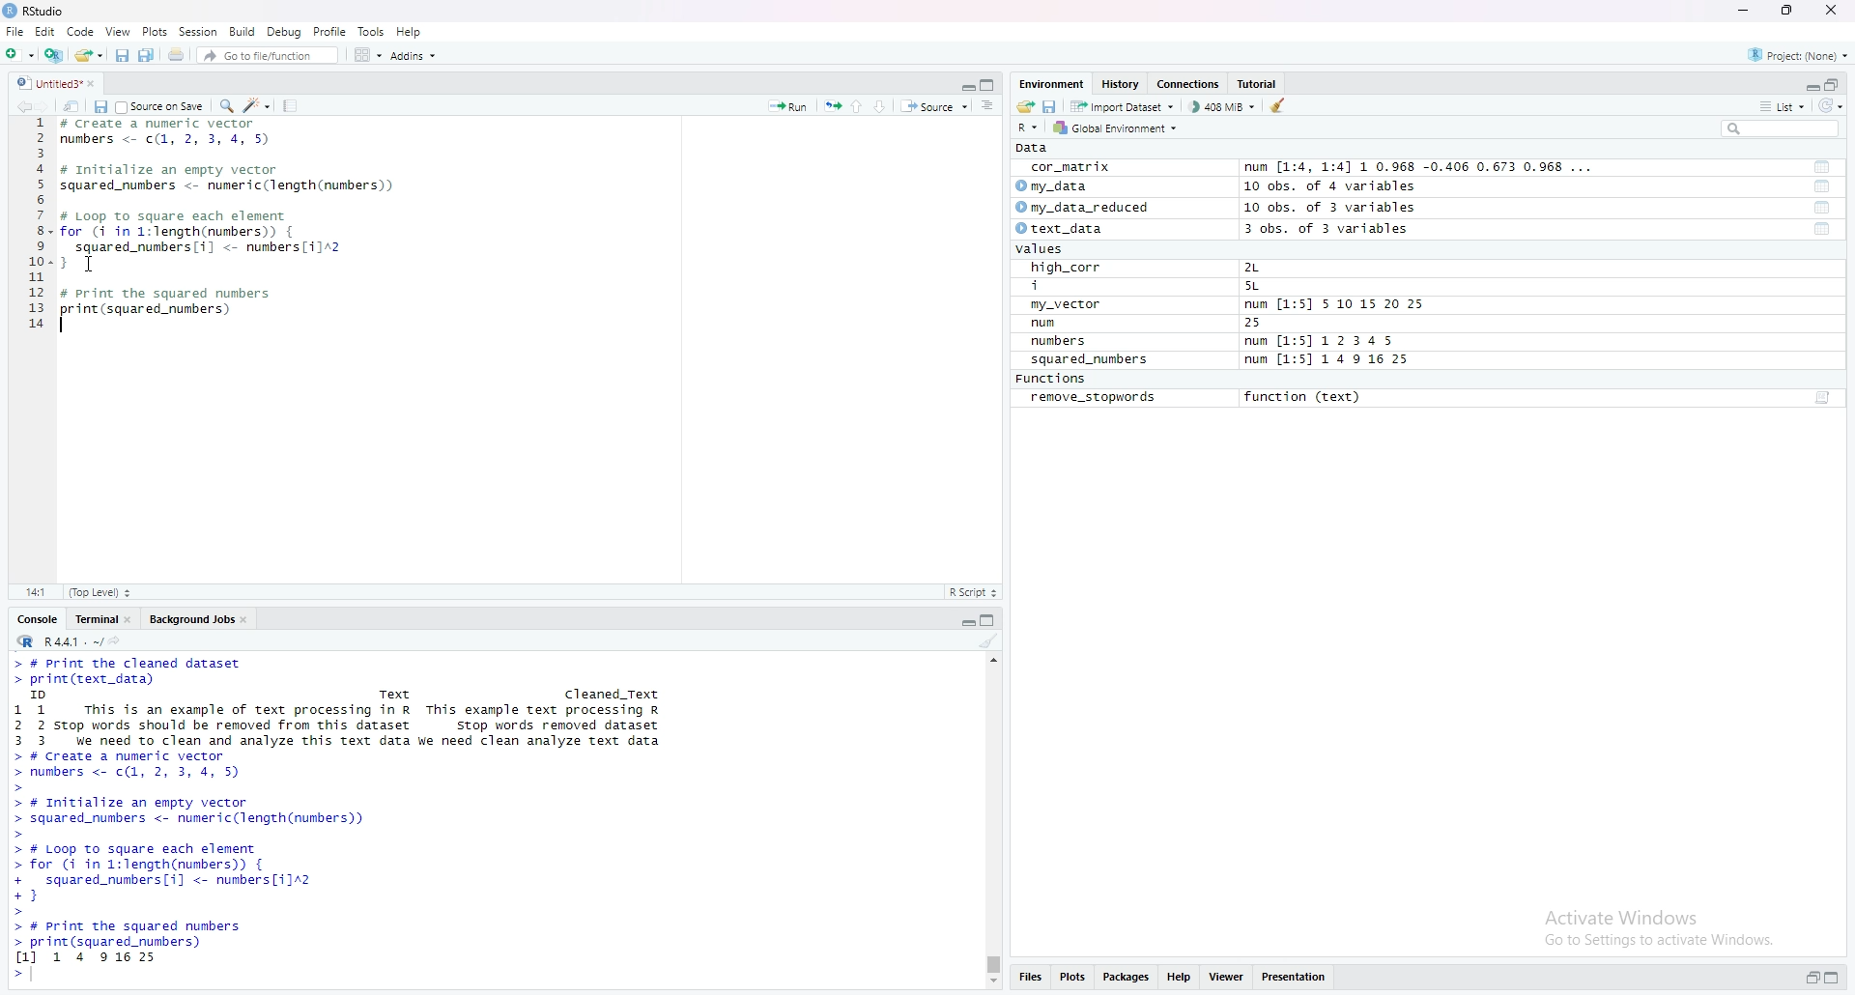 The image size is (1855, 995). I want to click on Go to file/function, so click(266, 53).